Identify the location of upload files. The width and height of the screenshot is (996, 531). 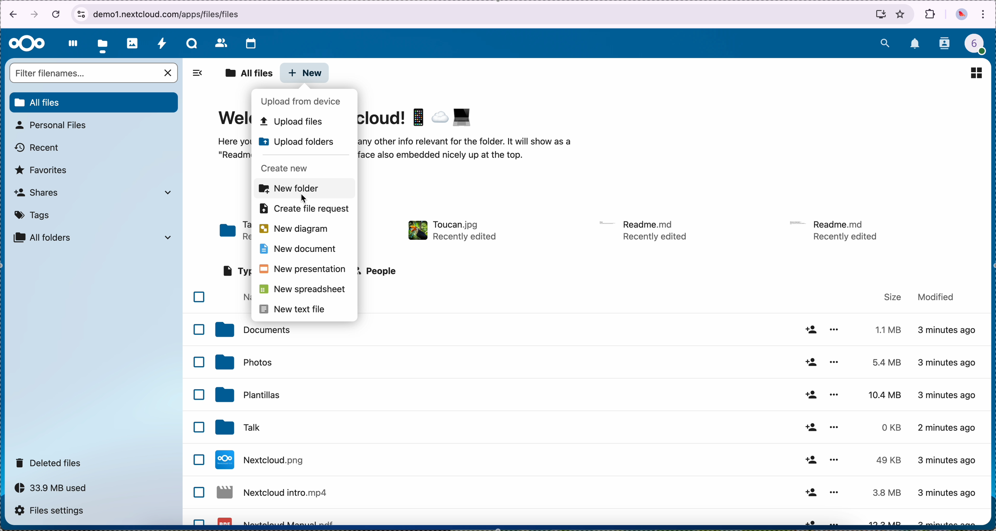
(297, 122).